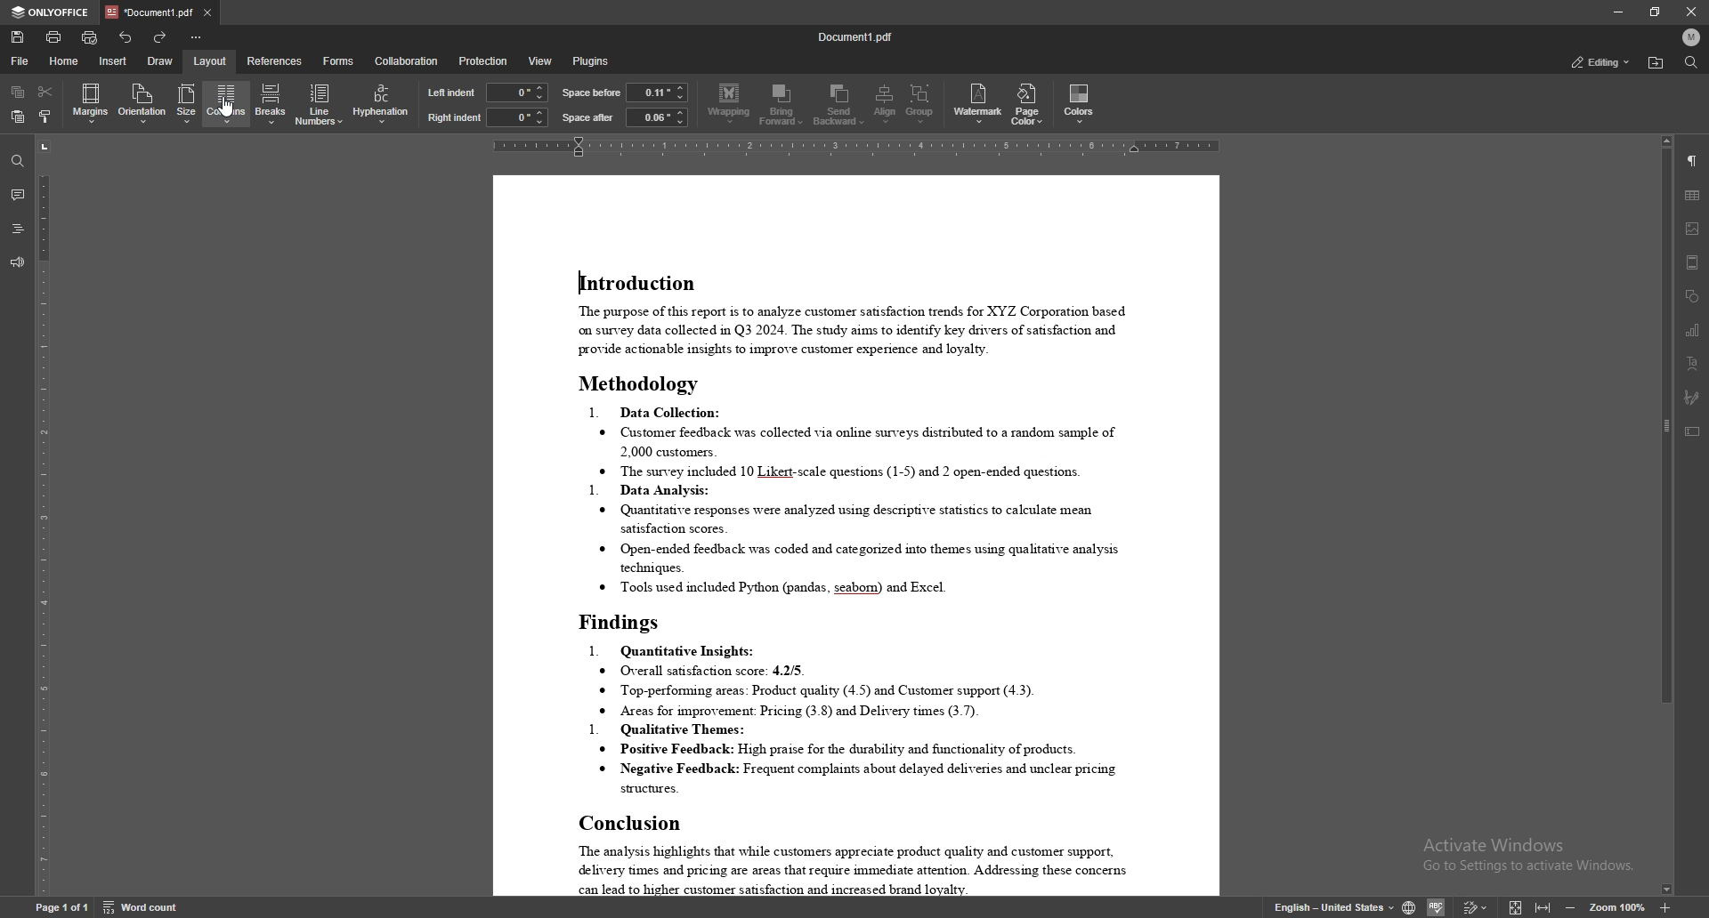  What do you see at coordinates (1665, 907) in the screenshot?
I see `zoom in` at bounding box center [1665, 907].